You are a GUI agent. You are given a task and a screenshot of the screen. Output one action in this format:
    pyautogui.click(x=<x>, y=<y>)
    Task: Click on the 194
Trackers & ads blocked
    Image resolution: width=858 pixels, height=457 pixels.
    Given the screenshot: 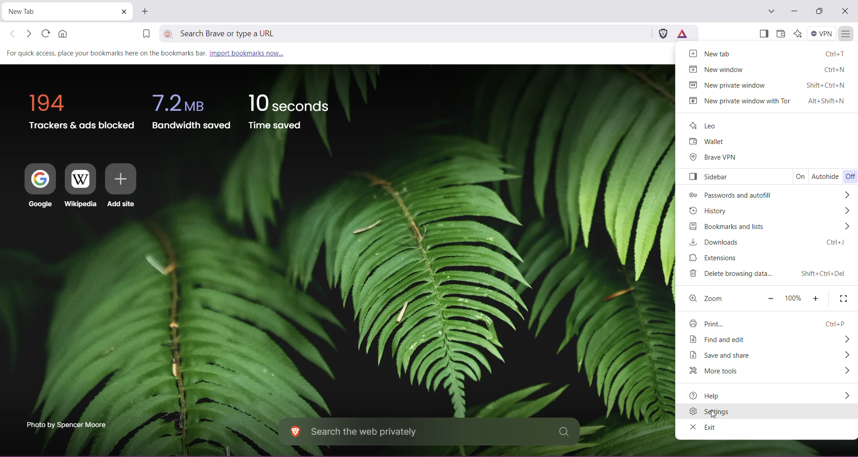 What is the action you would take?
    pyautogui.click(x=78, y=109)
    